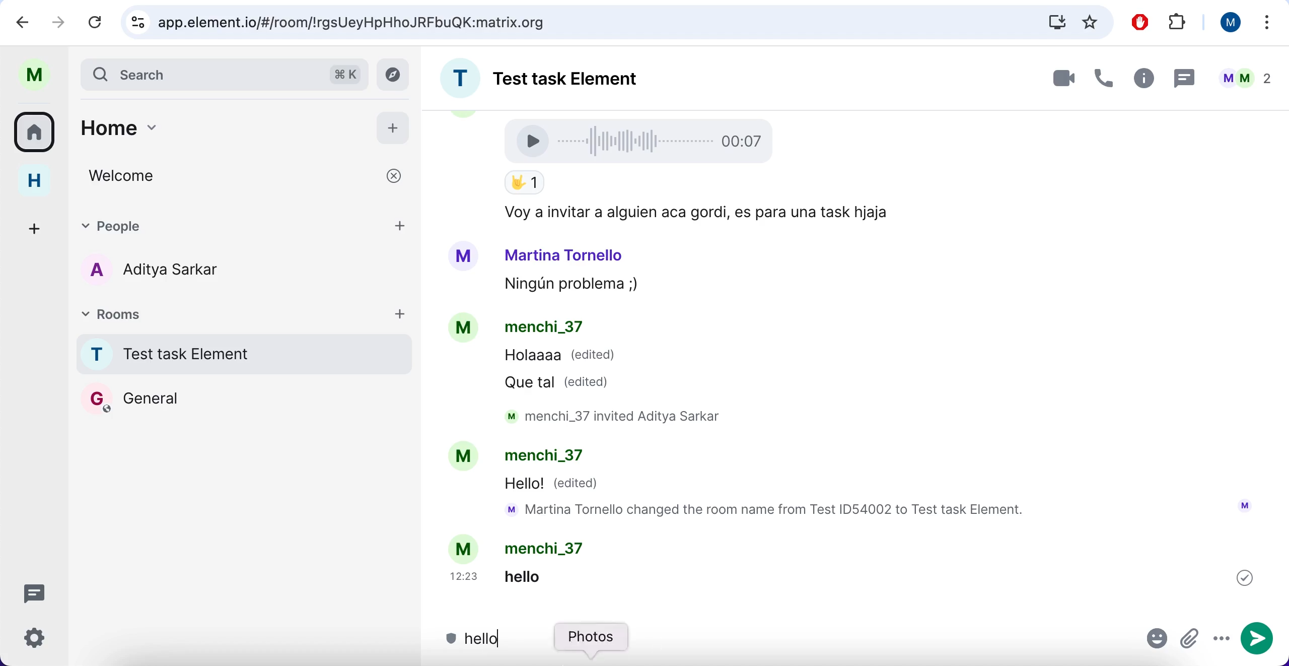  Describe the element at coordinates (622, 416) in the screenshot. I see `M menchi_3/ Invited Aditya Sarkar` at that location.